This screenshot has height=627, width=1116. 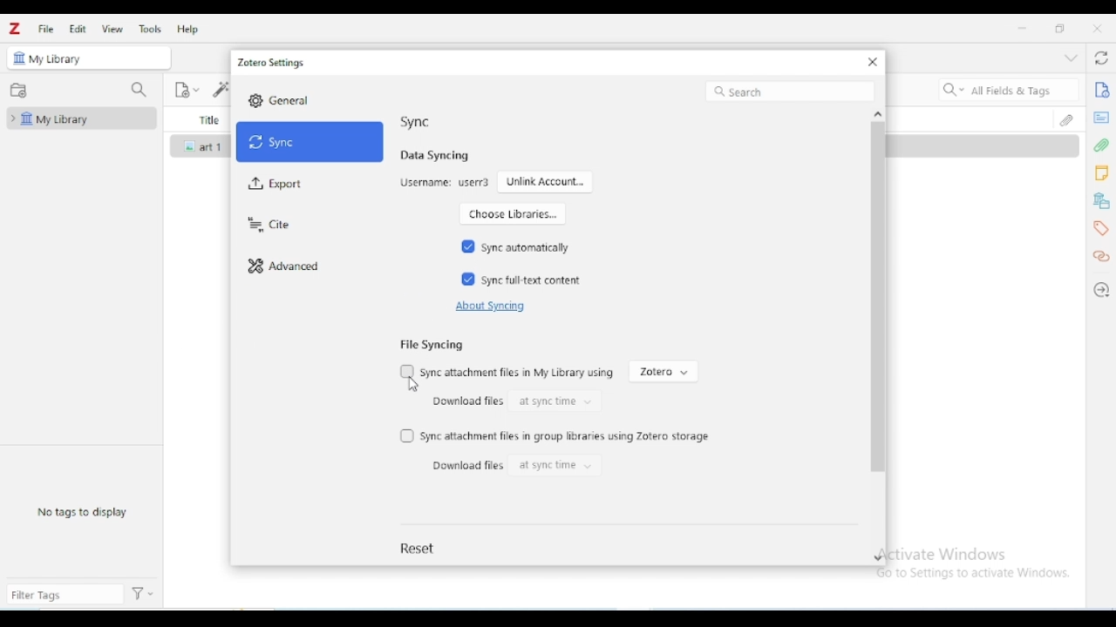 What do you see at coordinates (435, 155) in the screenshot?
I see `data syncing` at bounding box center [435, 155].